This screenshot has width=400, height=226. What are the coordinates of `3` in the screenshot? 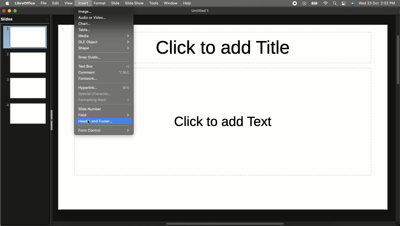 It's located at (26, 88).